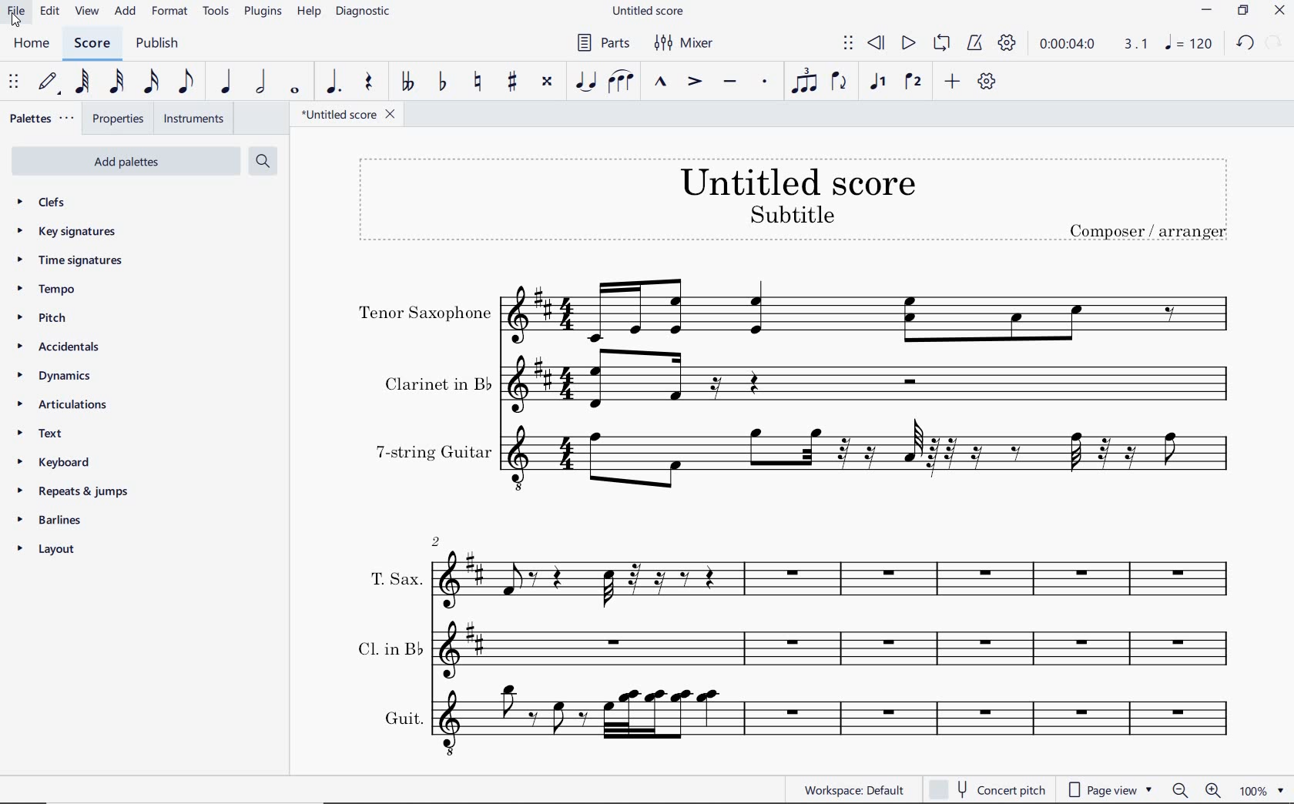 Image resolution: width=1294 pixels, height=804 pixels. Describe the element at coordinates (42, 119) in the screenshot. I see `PALETTES` at that location.